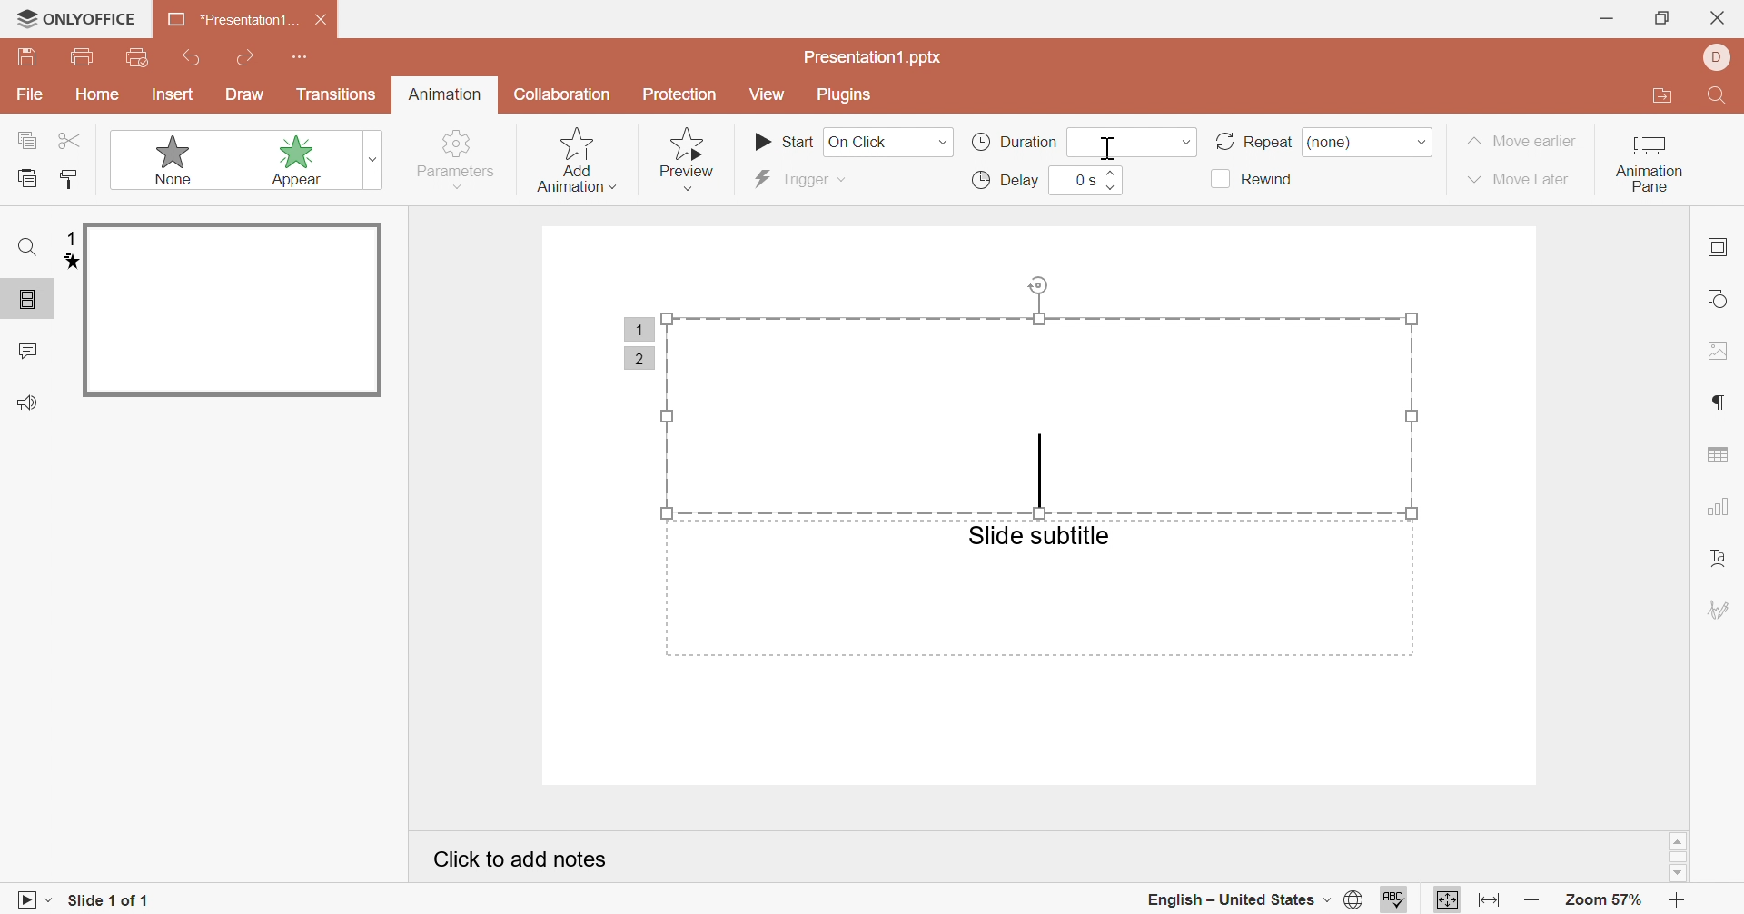 Image resolution: width=1744 pixels, height=914 pixels. I want to click on english - united states, so click(1236, 901).